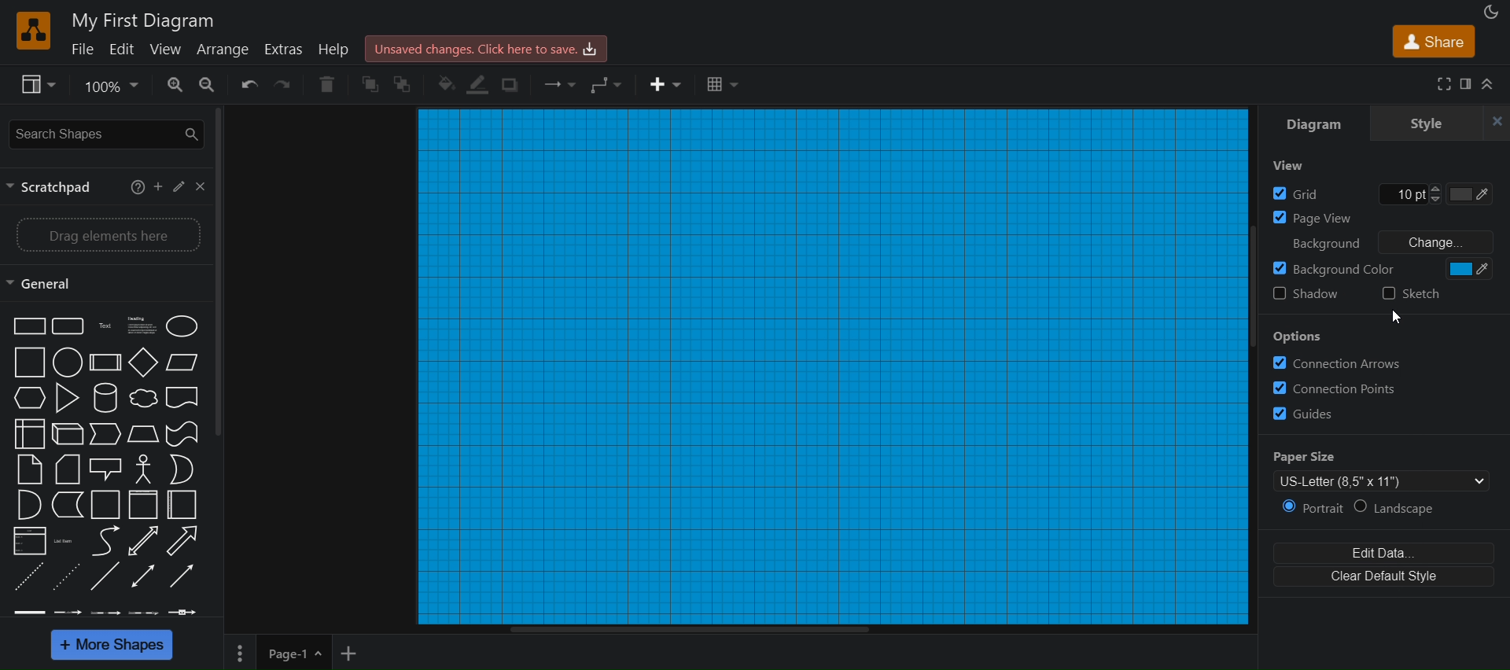  Describe the element at coordinates (34, 29) in the screenshot. I see `logo` at that location.